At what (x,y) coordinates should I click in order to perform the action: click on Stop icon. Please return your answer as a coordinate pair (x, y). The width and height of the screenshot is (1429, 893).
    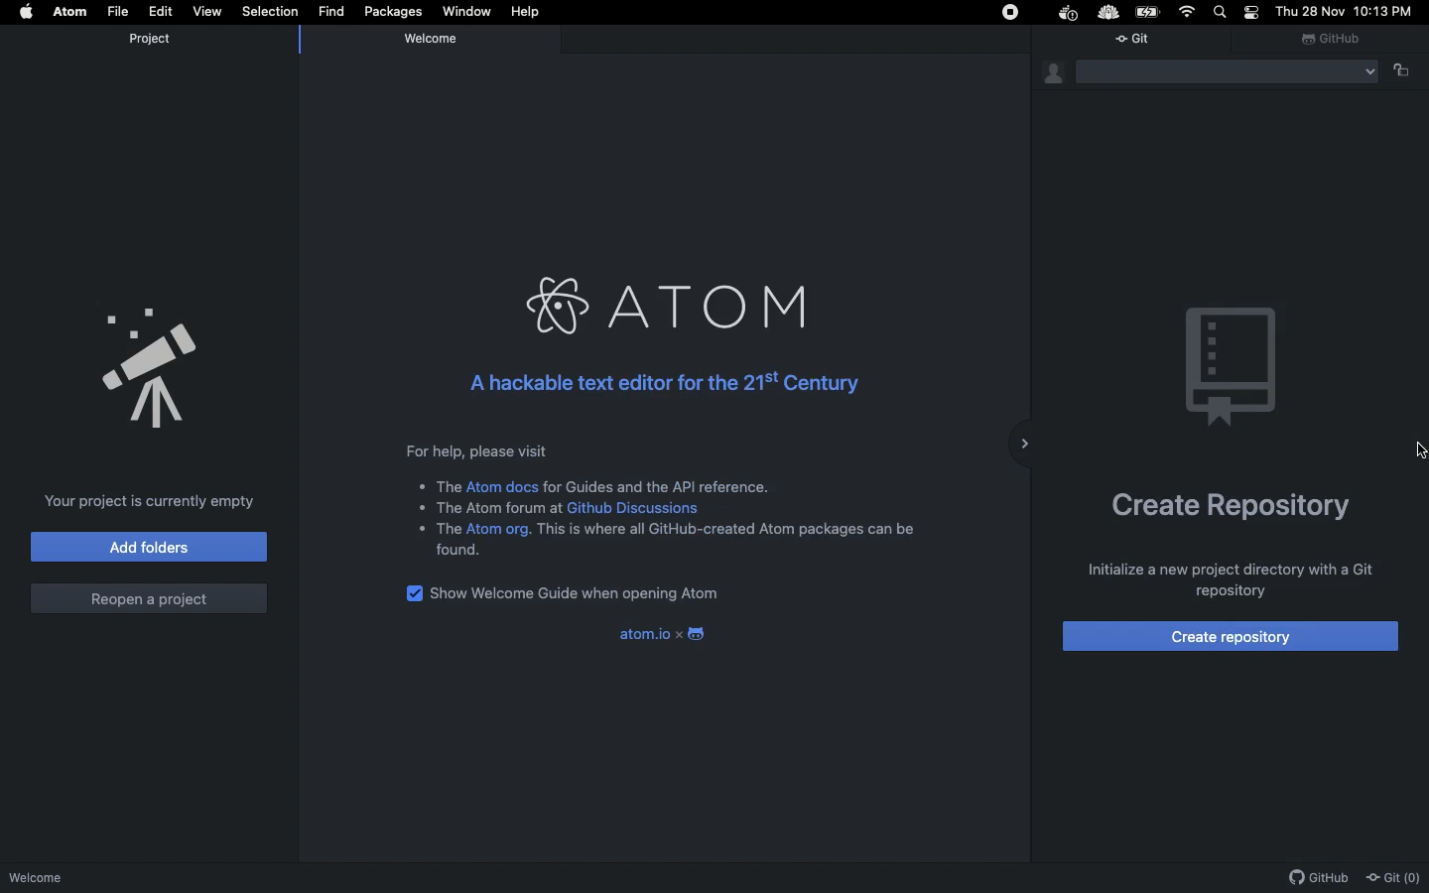
    Looking at the image, I should click on (1011, 14).